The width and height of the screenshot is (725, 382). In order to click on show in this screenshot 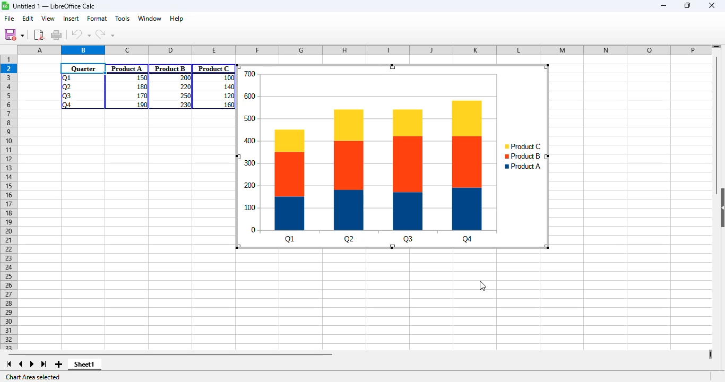, I will do `click(720, 208)`.